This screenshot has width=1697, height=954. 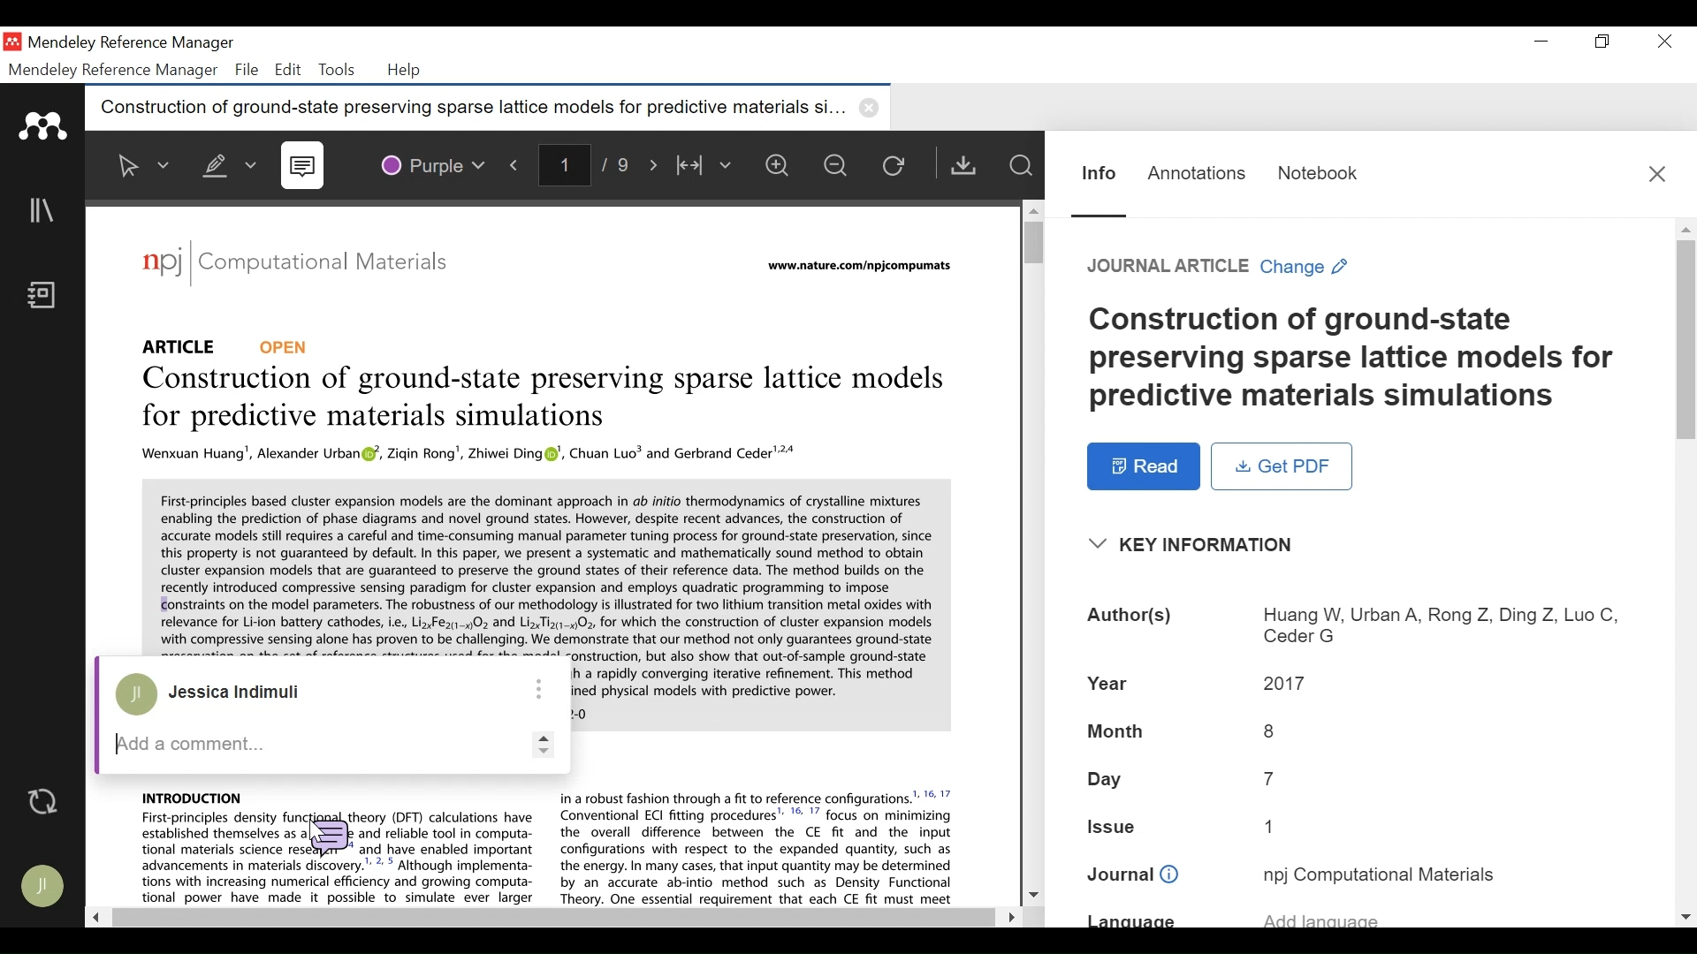 What do you see at coordinates (407, 72) in the screenshot?
I see `Help` at bounding box center [407, 72].